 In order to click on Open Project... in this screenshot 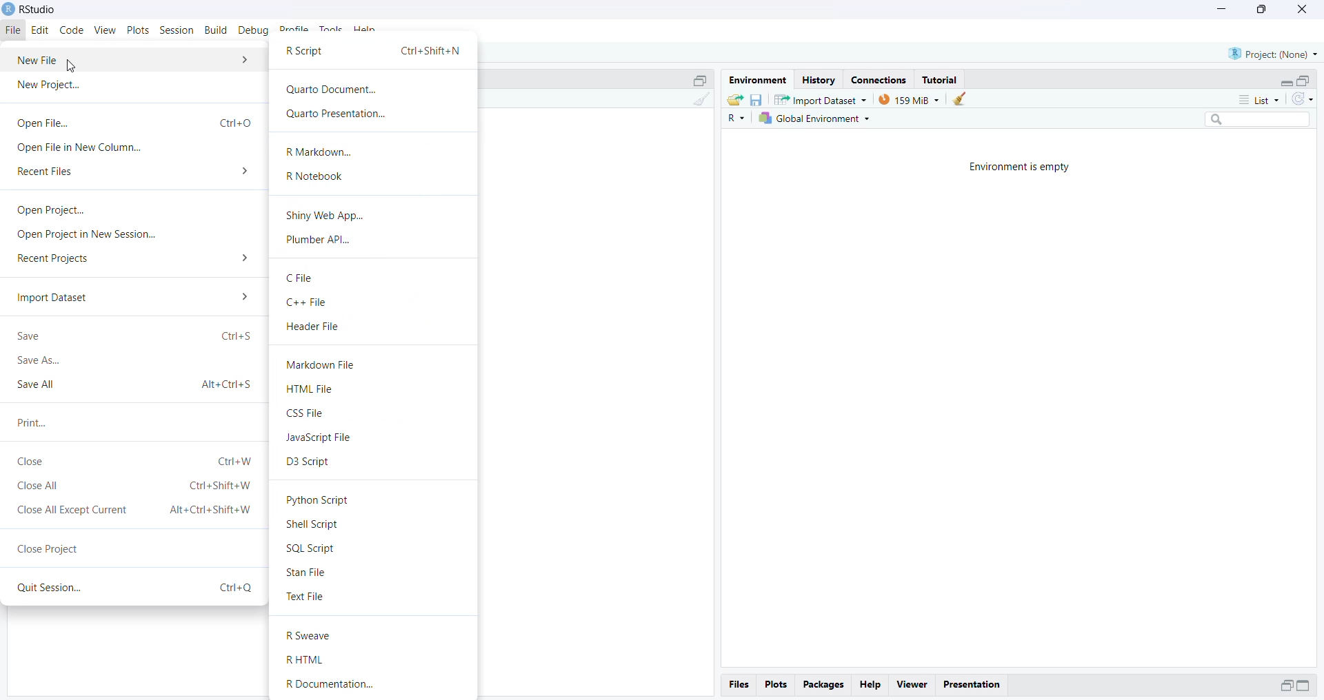, I will do `click(48, 210)`.